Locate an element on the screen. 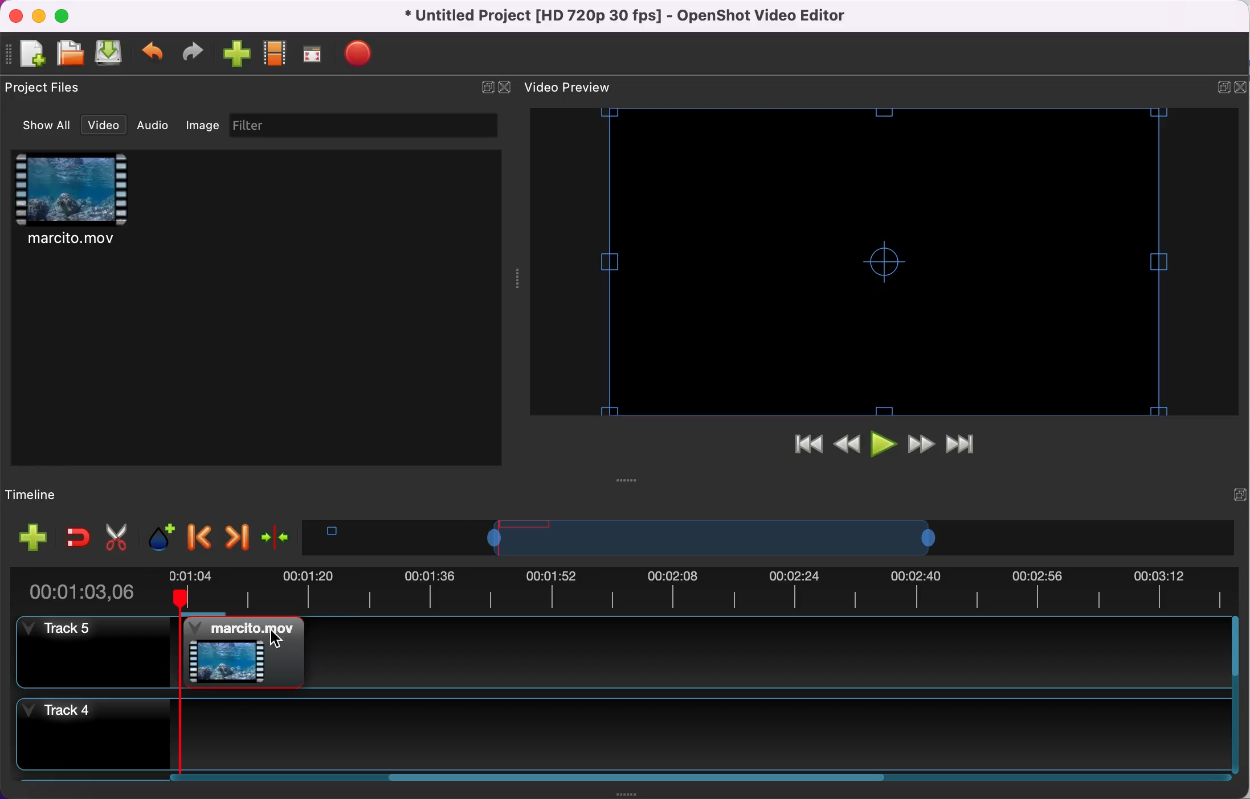  choose profile is located at coordinates (275, 55).